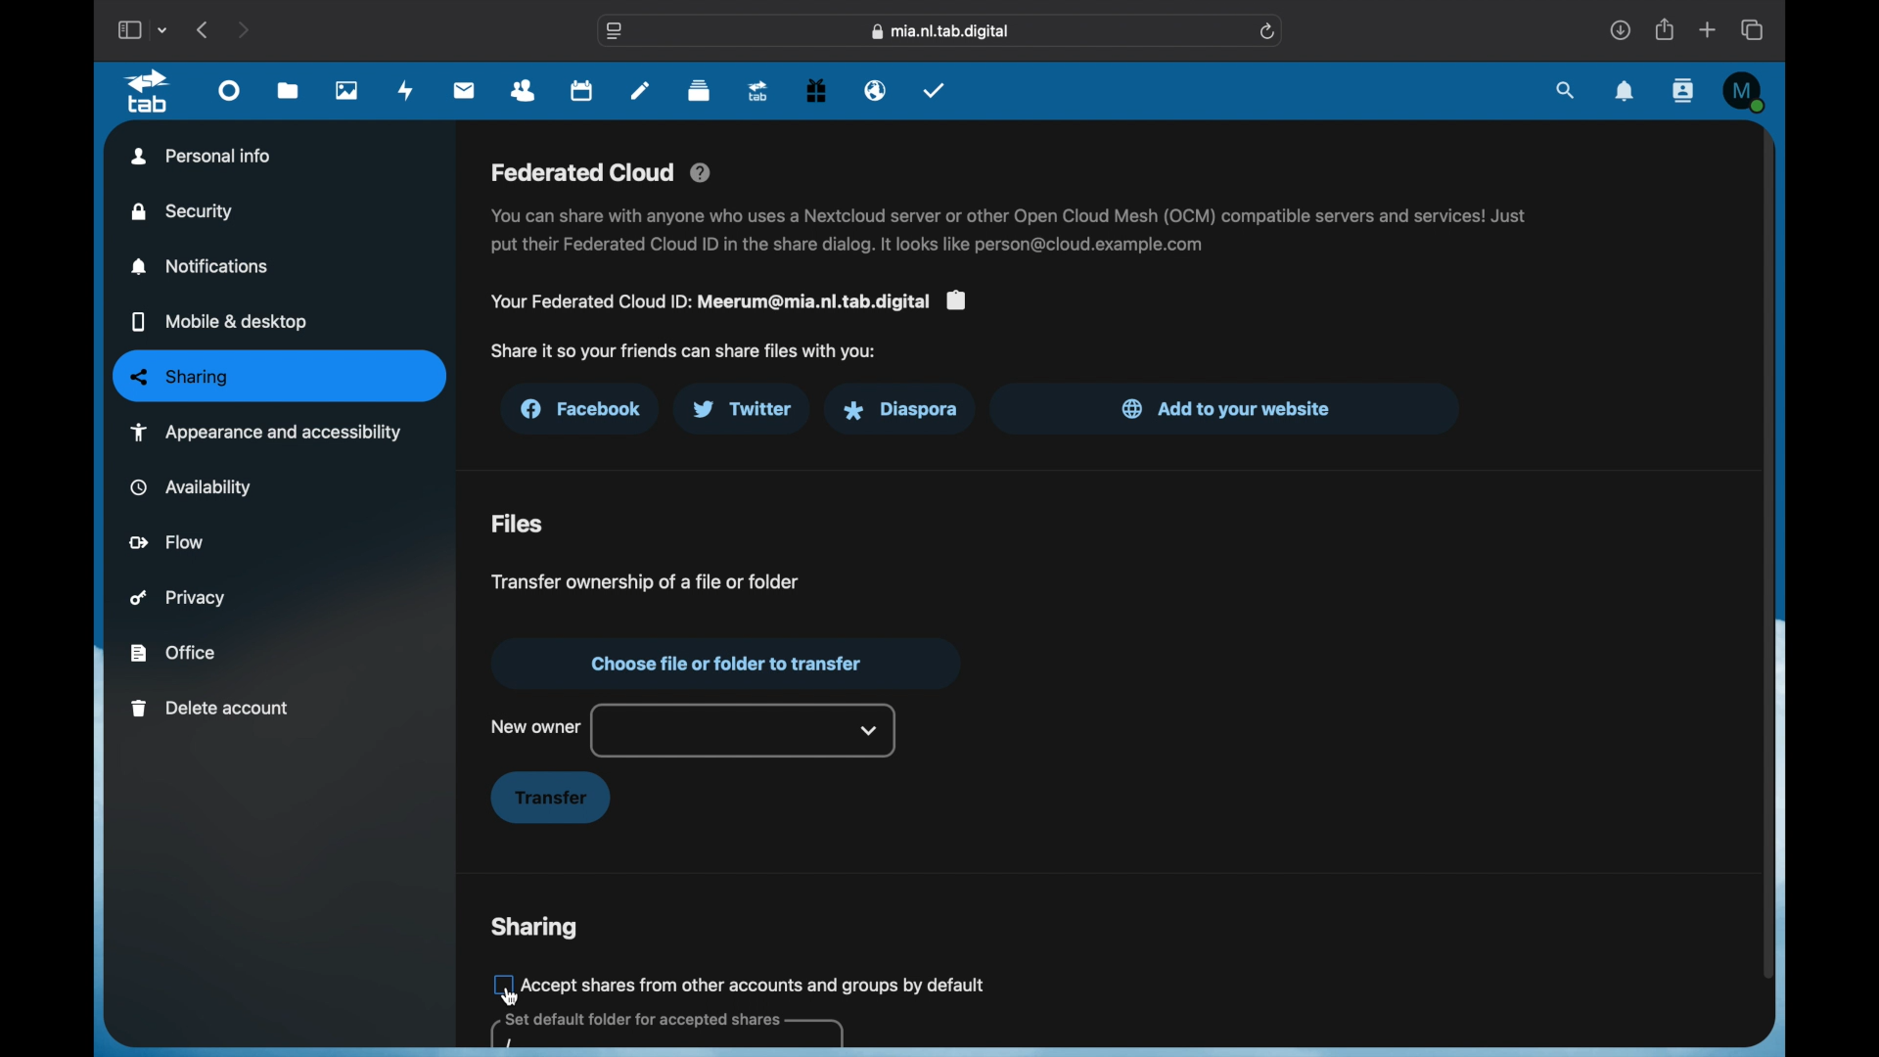 The width and height of the screenshot is (1879, 1057). What do you see at coordinates (500, 984) in the screenshot?
I see `Unchecked checkbox` at bounding box center [500, 984].